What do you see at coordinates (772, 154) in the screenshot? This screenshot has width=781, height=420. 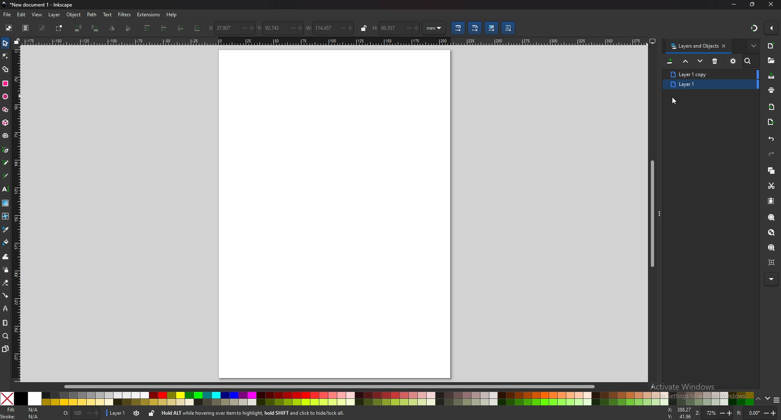 I see `redo` at bounding box center [772, 154].